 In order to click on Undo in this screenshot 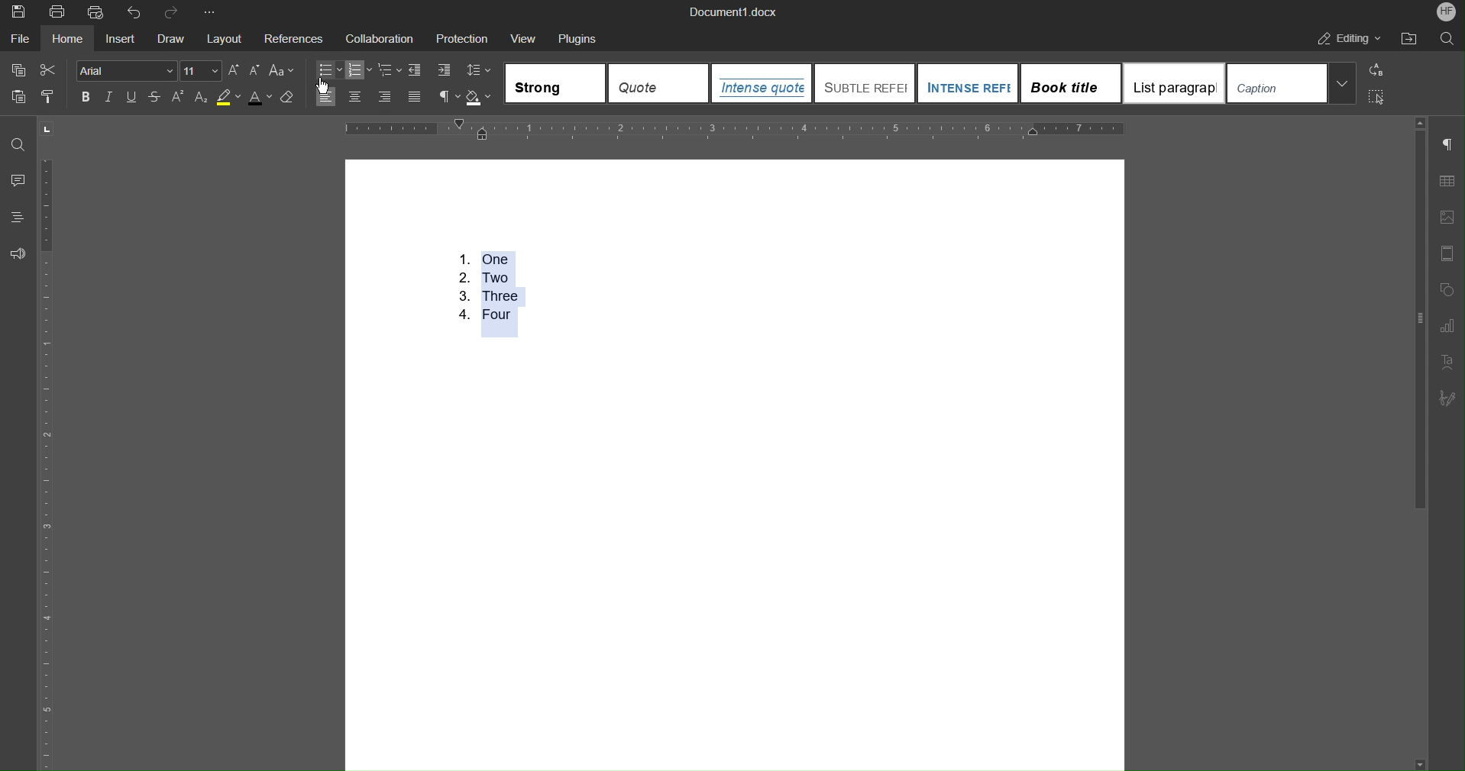, I will do `click(134, 11)`.